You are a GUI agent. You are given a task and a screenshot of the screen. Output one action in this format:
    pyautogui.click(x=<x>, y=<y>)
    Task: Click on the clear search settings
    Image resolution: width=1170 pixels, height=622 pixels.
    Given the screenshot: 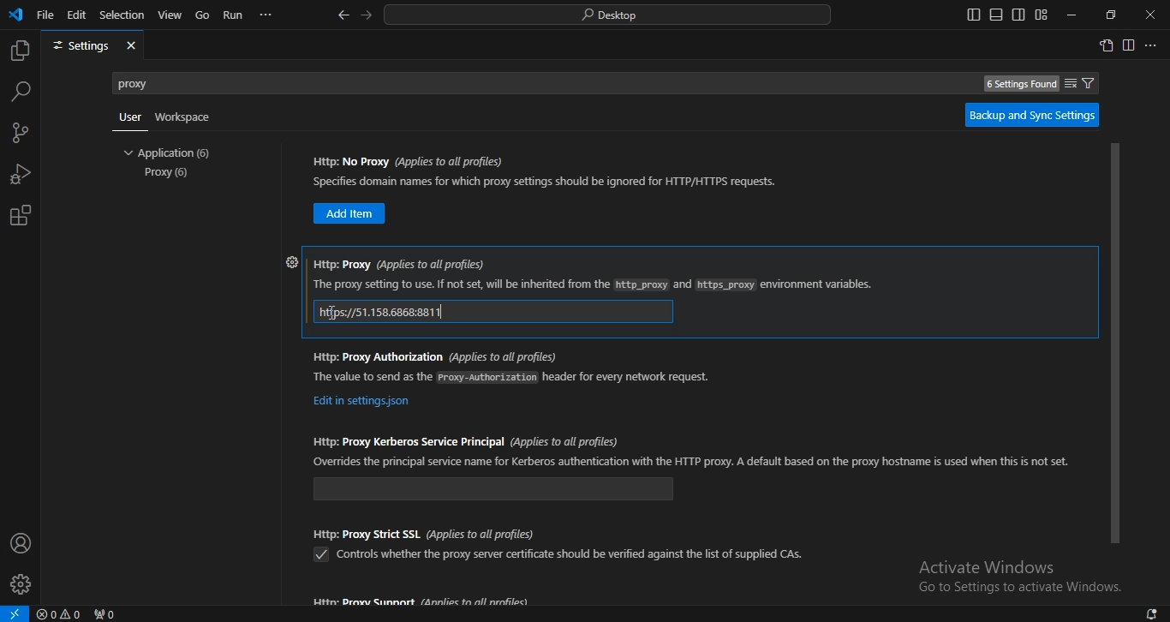 What is the action you would take?
    pyautogui.click(x=1069, y=81)
    